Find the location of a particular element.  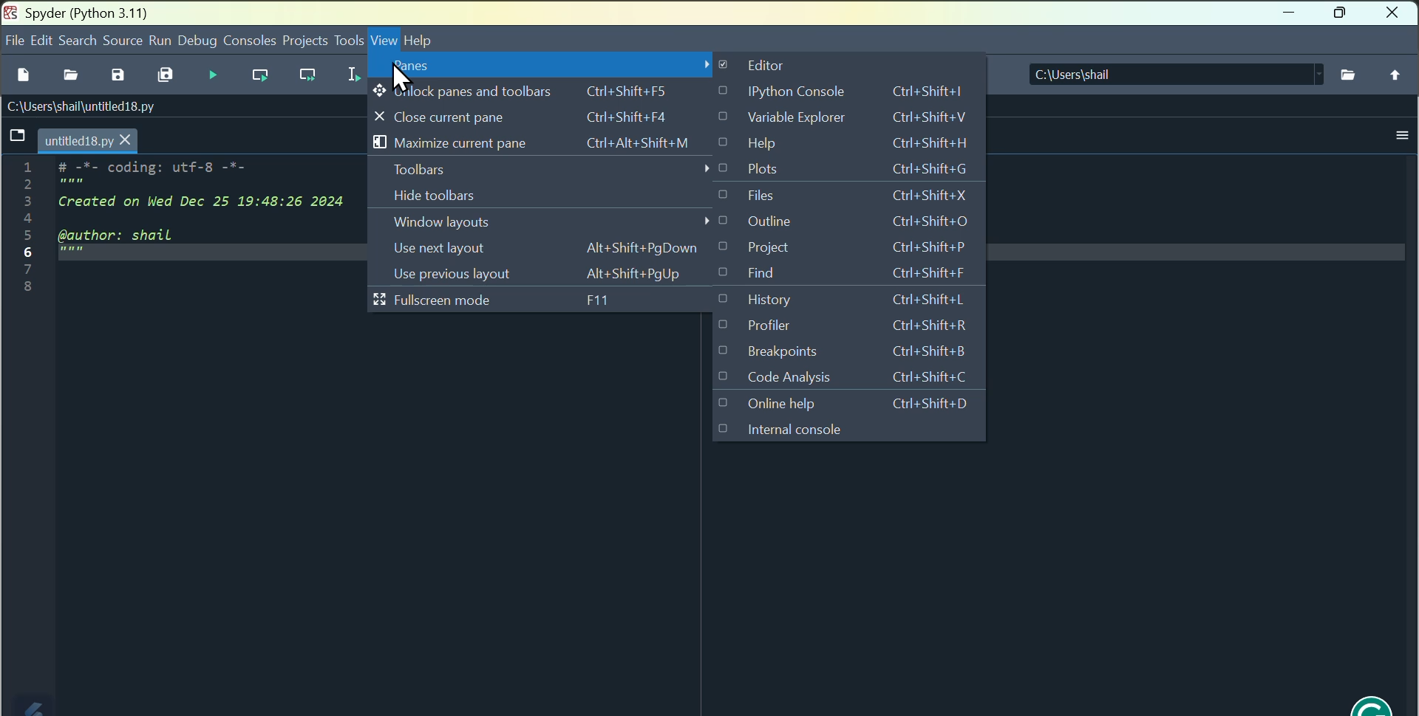

Toolbars is located at coordinates (548, 171).